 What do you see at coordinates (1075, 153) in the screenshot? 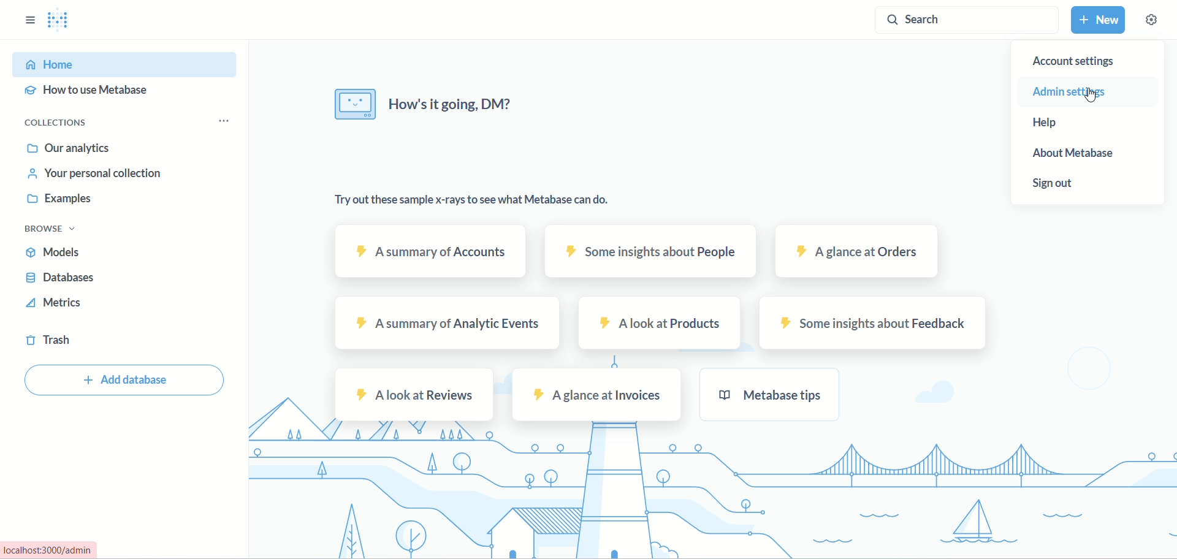
I see `about metabase` at bounding box center [1075, 153].